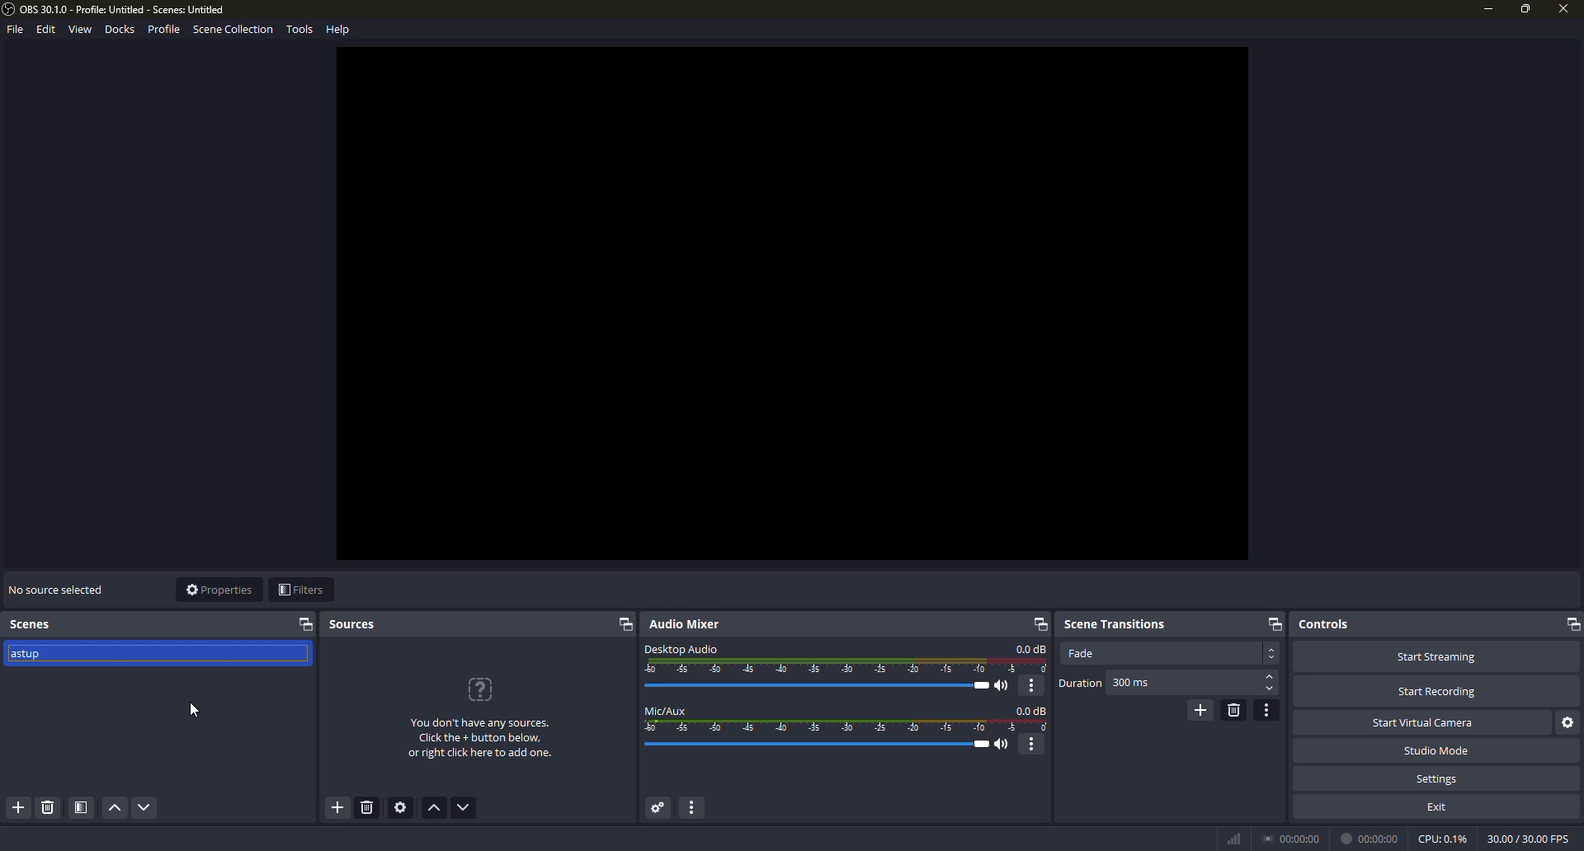  I want to click on expand, so click(1037, 623).